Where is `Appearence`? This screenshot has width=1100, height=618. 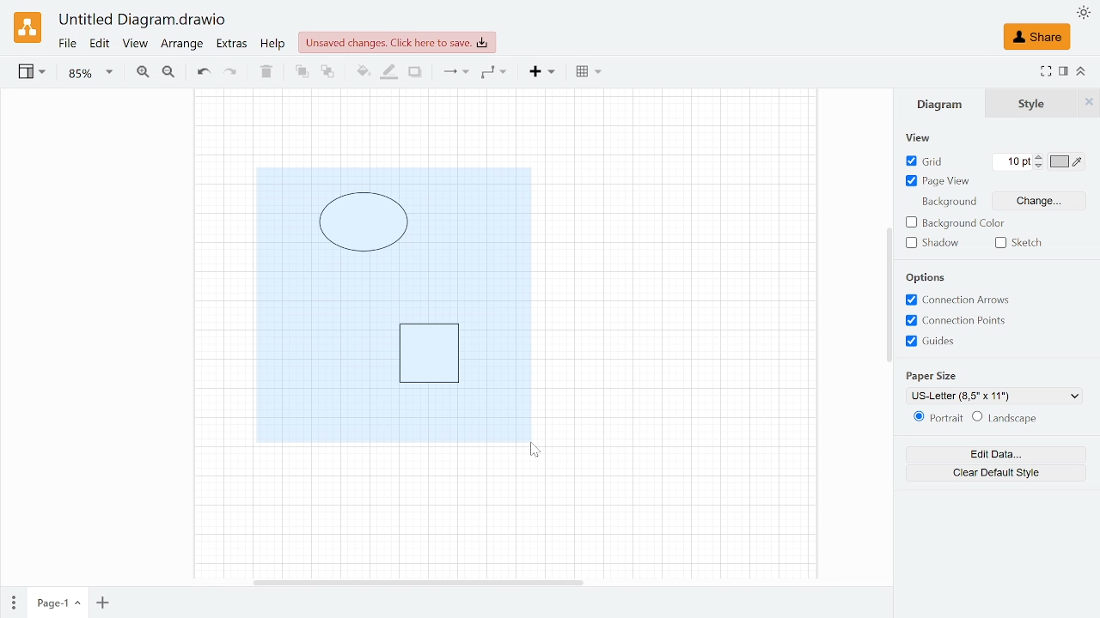 Appearence is located at coordinates (1083, 12).